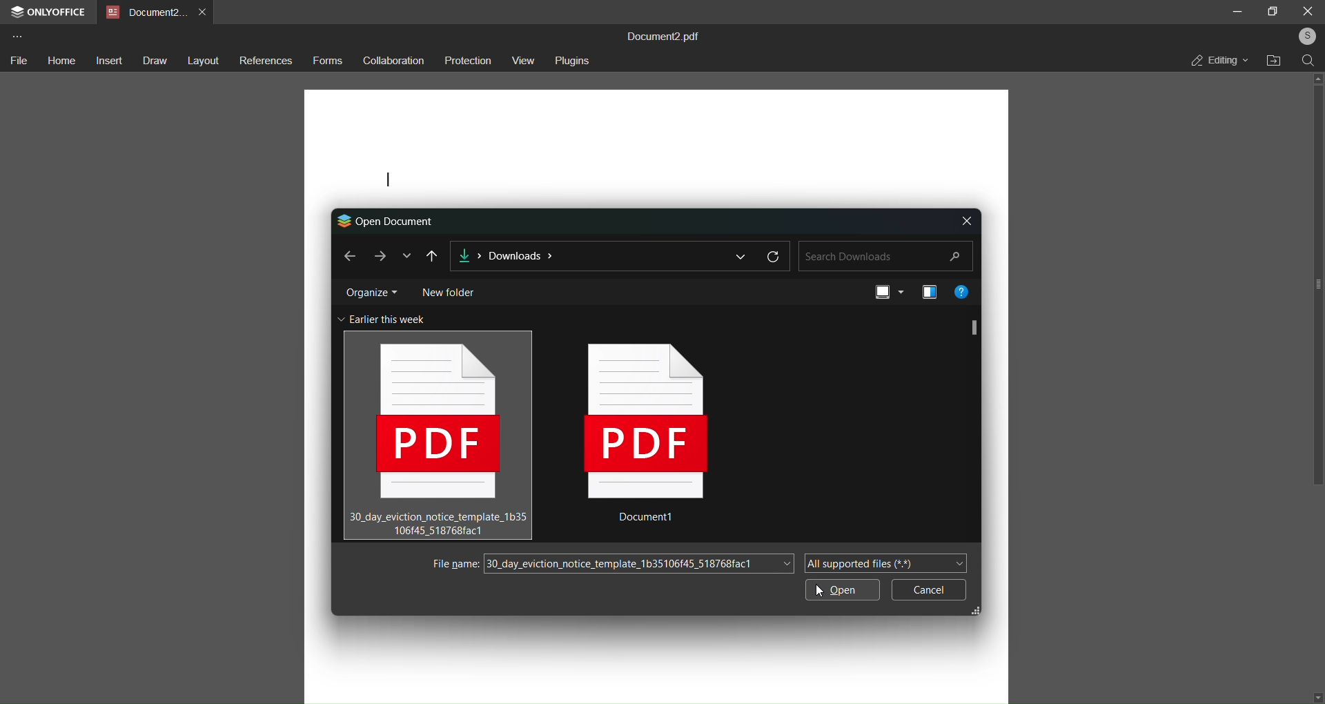  I want to click on previous, so click(432, 255).